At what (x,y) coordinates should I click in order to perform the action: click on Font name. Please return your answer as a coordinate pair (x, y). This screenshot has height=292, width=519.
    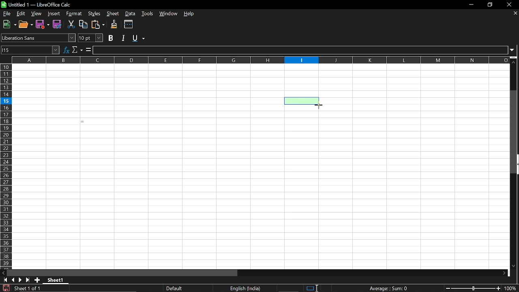
    Looking at the image, I should click on (38, 37).